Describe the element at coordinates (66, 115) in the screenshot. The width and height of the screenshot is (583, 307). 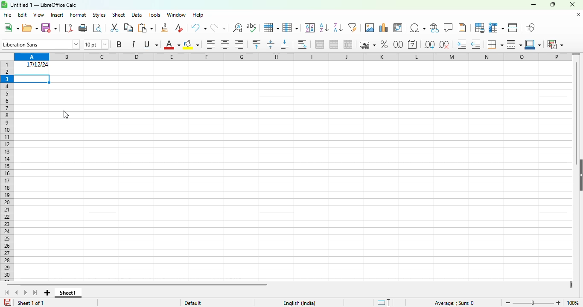
I see `cursor` at that location.